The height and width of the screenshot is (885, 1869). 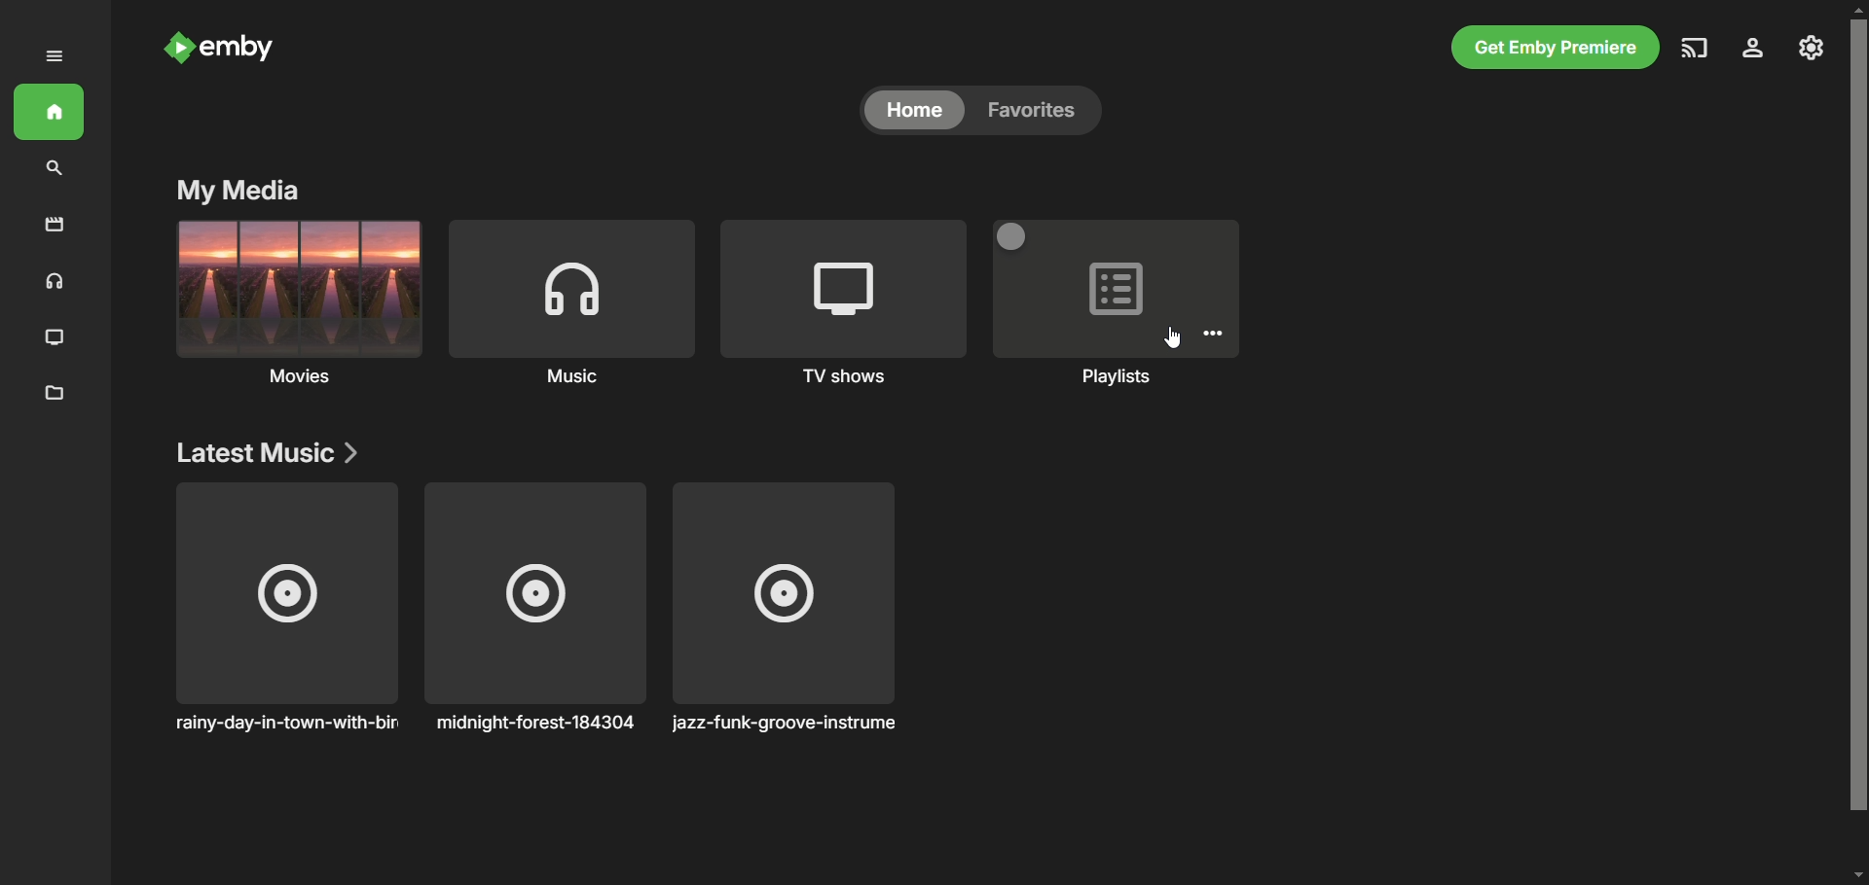 I want to click on movies, so click(x=299, y=303).